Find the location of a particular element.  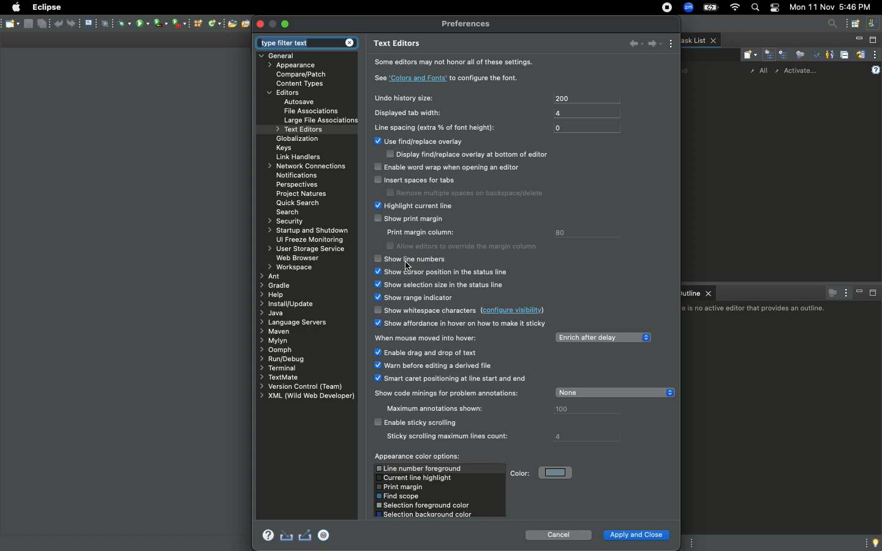

Some editors may not honor all of these settings is located at coordinates (459, 64).